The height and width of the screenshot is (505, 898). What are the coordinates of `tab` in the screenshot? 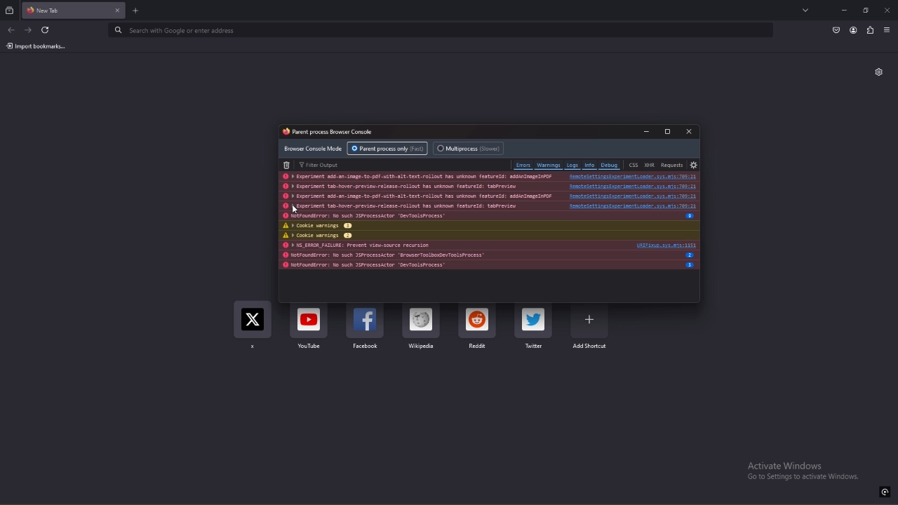 It's located at (60, 11).